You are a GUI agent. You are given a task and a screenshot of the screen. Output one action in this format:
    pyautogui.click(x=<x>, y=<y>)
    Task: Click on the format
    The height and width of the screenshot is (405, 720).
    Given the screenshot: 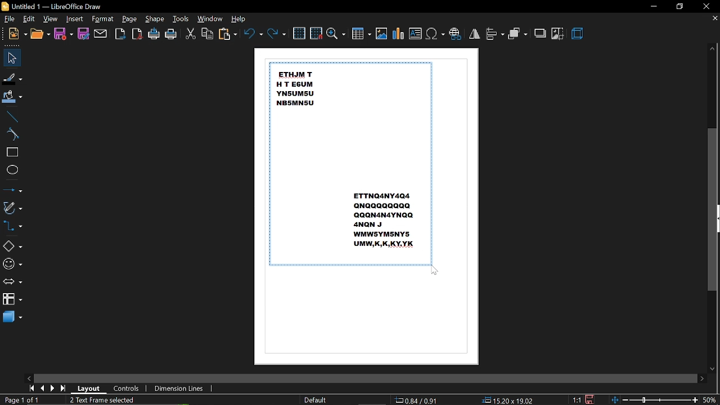 What is the action you would take?
    pyautogui.click(x=103, y=19)
    